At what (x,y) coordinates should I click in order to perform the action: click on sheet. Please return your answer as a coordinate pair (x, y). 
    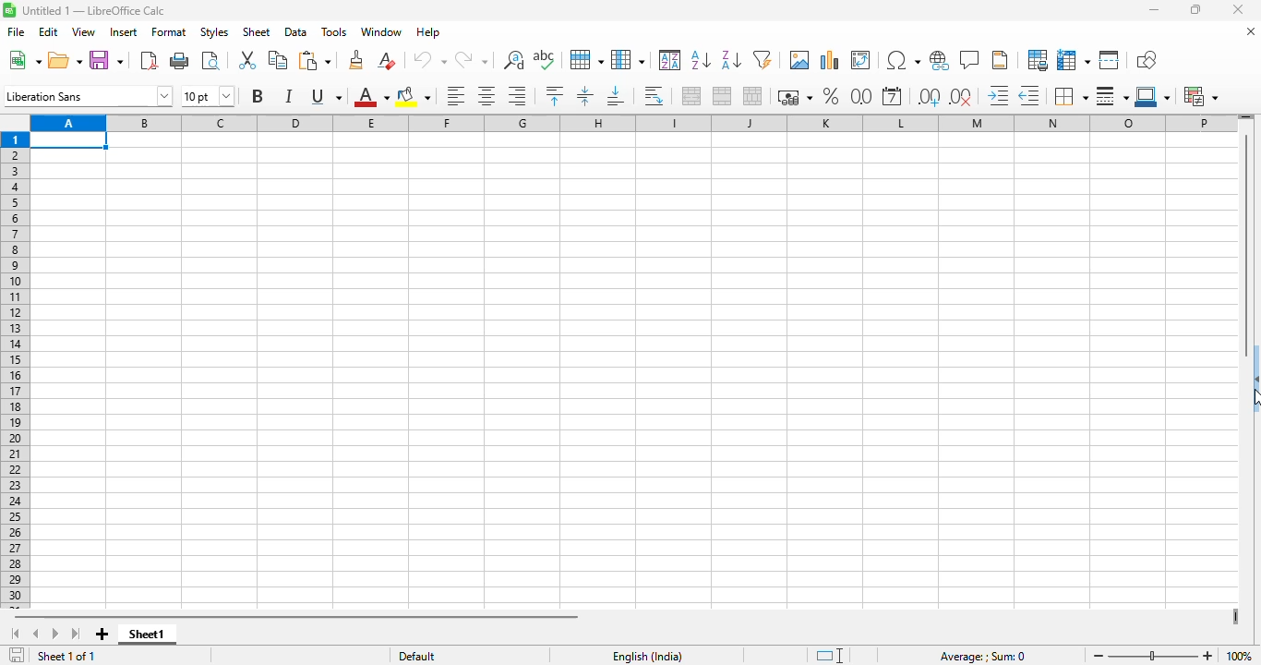
    Looking at the image, I should click on (256, 32).